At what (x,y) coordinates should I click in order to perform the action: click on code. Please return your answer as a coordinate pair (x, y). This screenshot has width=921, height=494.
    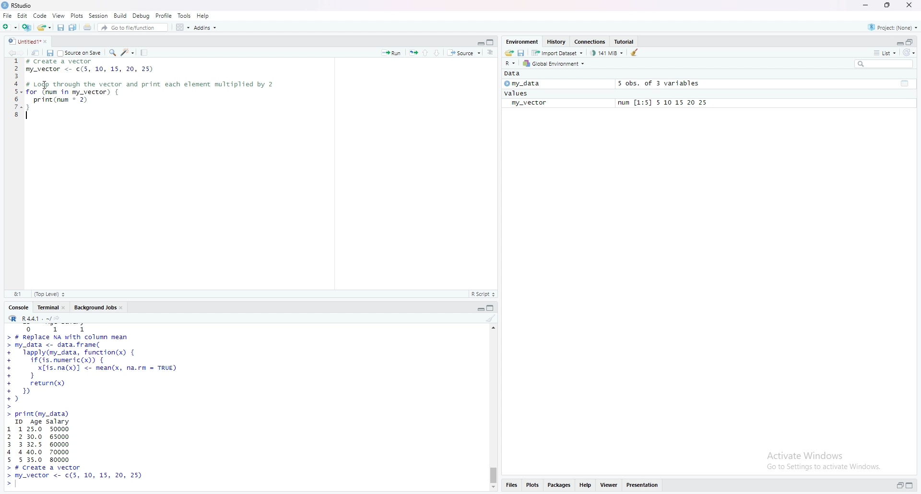
    Looking at the image, I should click on (40, 16).